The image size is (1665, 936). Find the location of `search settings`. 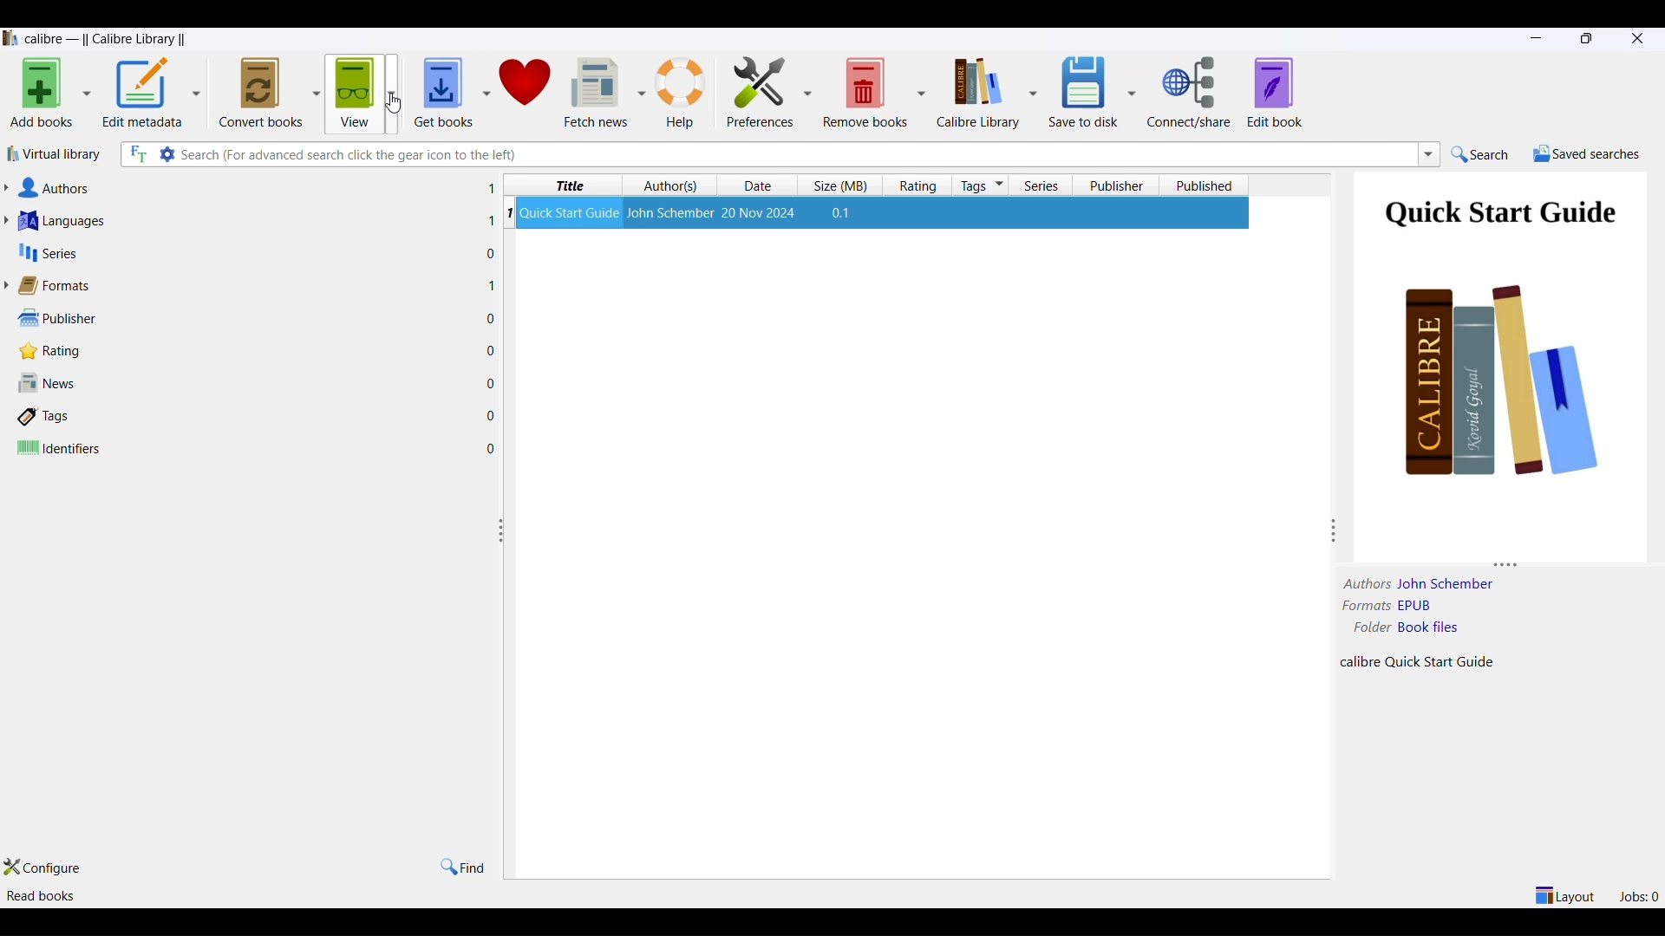

search settings is located at coordinates (168, 155).